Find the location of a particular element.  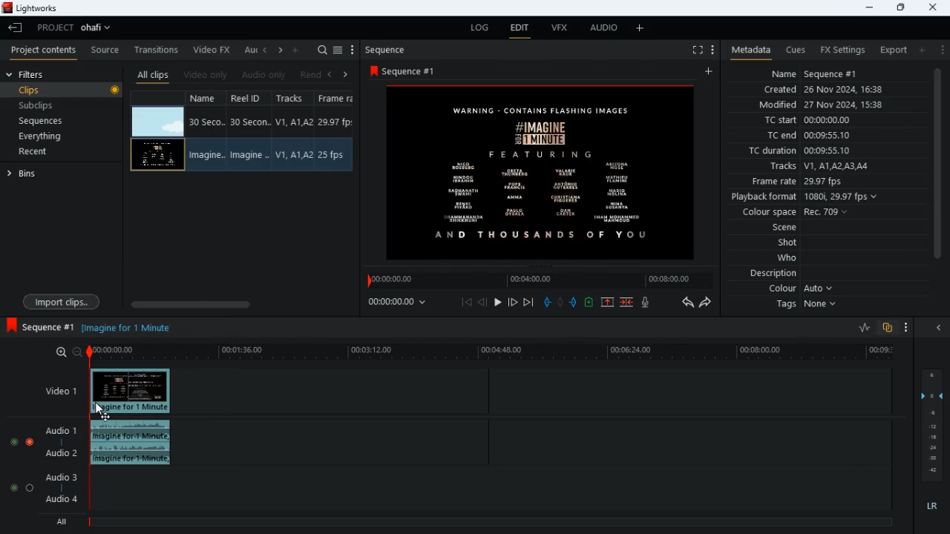

more is located at coordinates (639, 29).